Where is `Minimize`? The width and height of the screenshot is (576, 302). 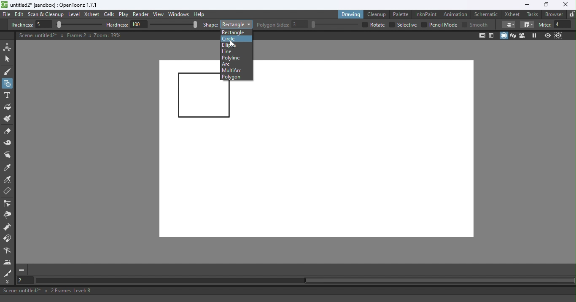 Minimize is located at coordinates (527, 5).